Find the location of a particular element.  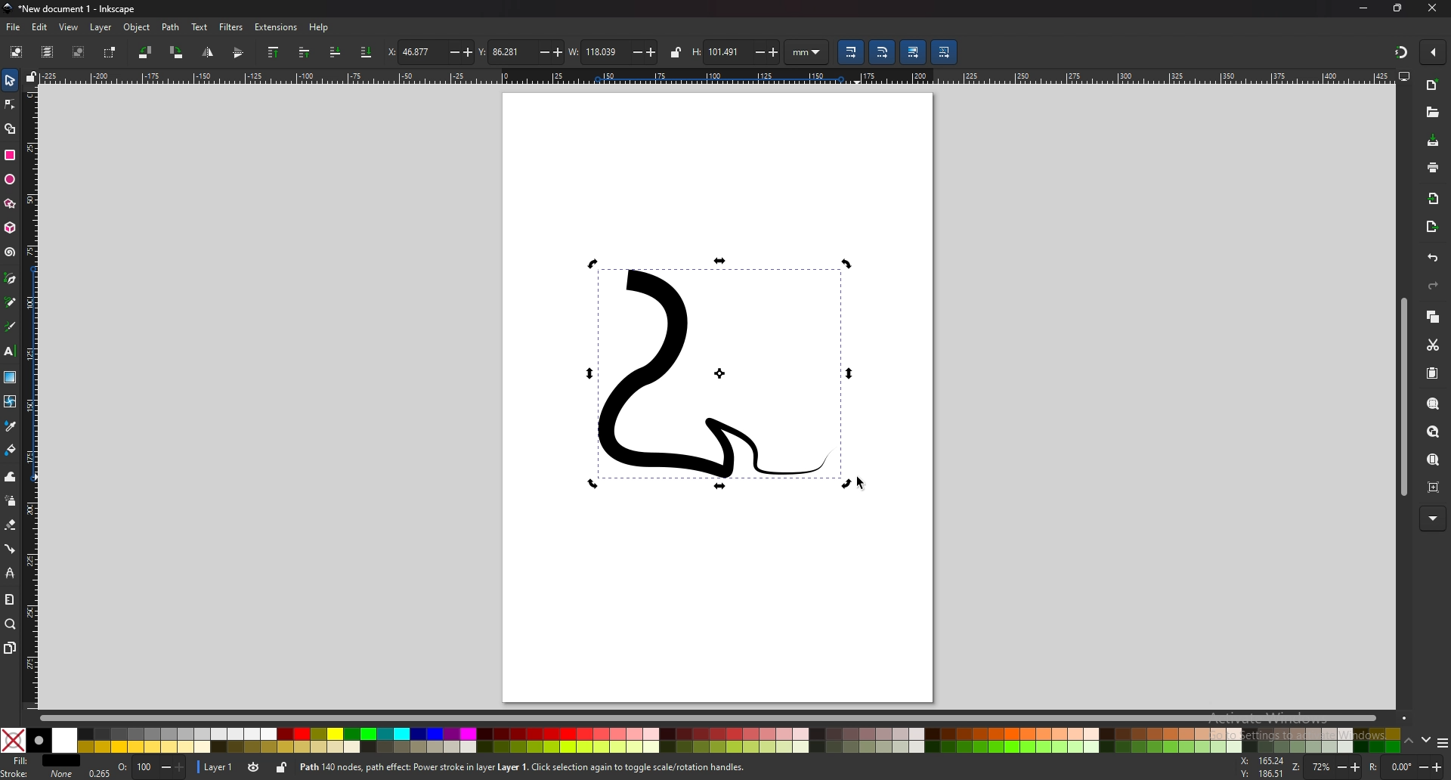

save is located at coordinates (1434, 141).